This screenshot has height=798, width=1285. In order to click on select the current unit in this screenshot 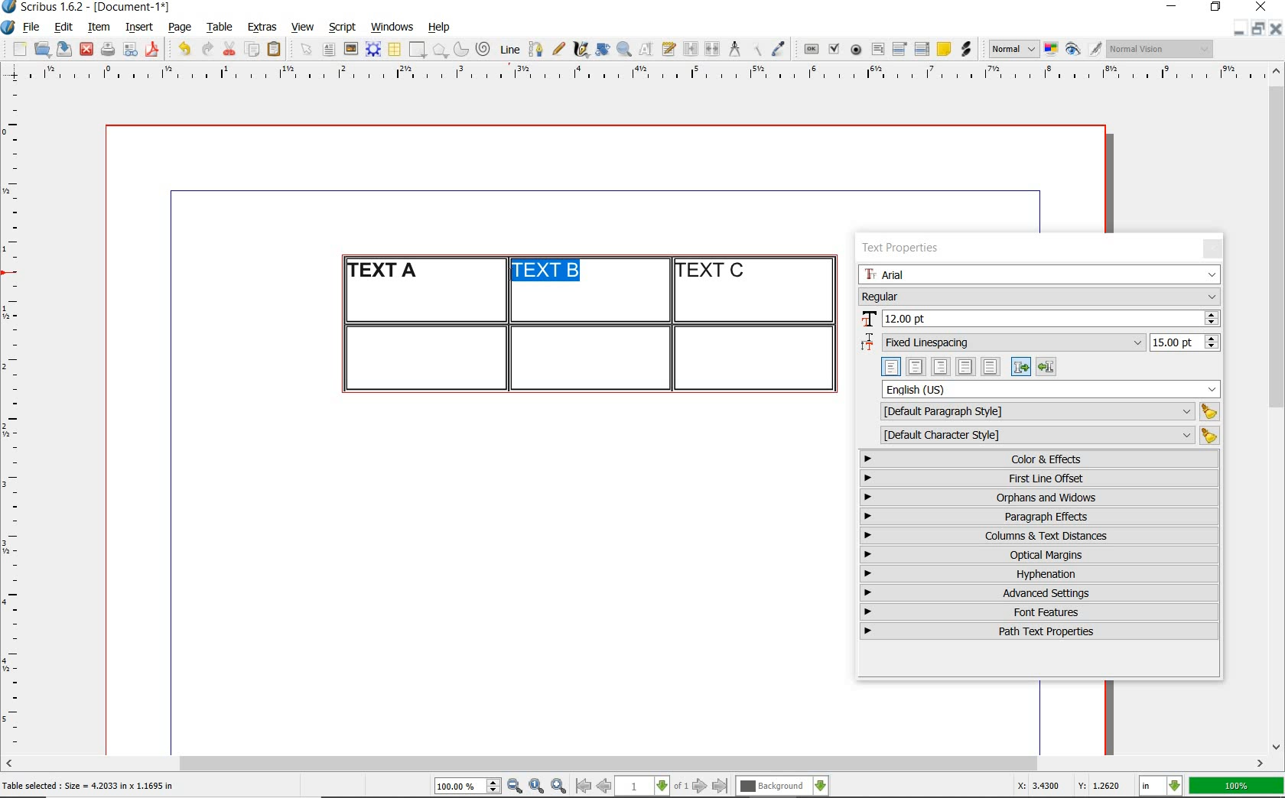, I will do `click(1161, 787)`.